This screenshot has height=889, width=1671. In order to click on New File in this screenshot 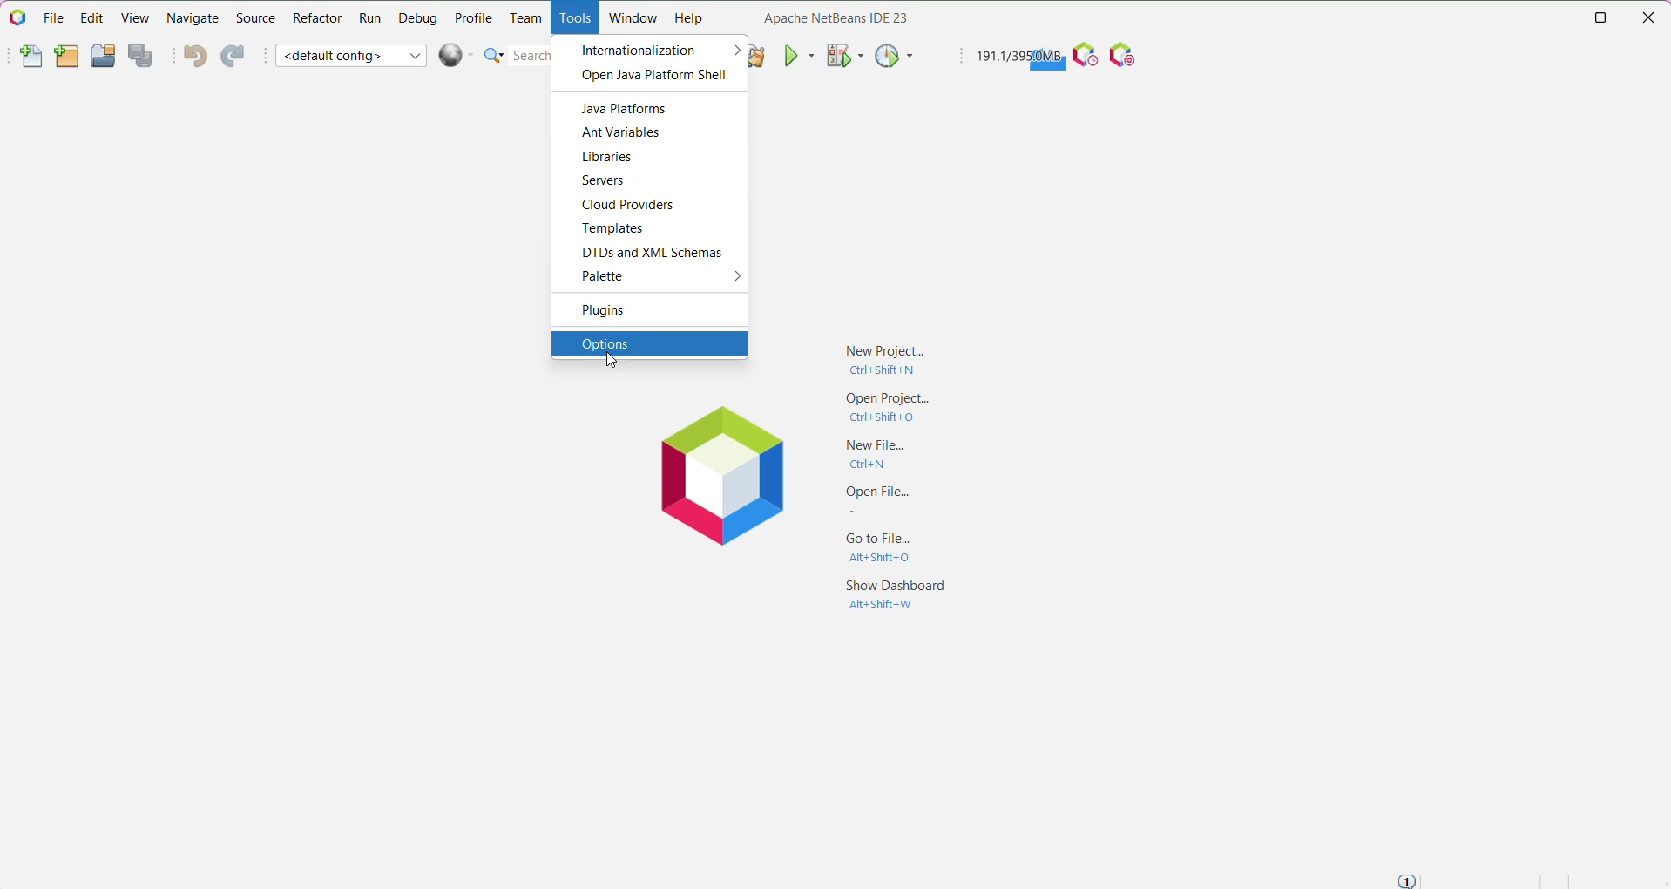, I will do `click(23, 58)`.